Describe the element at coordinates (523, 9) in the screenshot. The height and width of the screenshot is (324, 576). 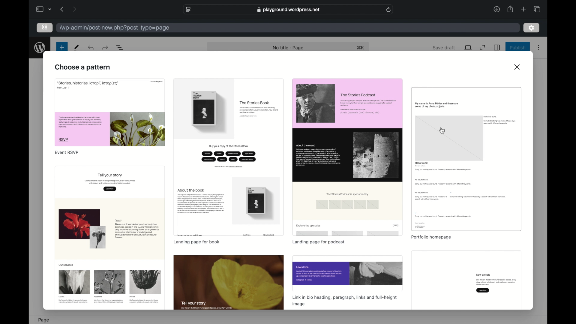
I see `new tab` at that location.